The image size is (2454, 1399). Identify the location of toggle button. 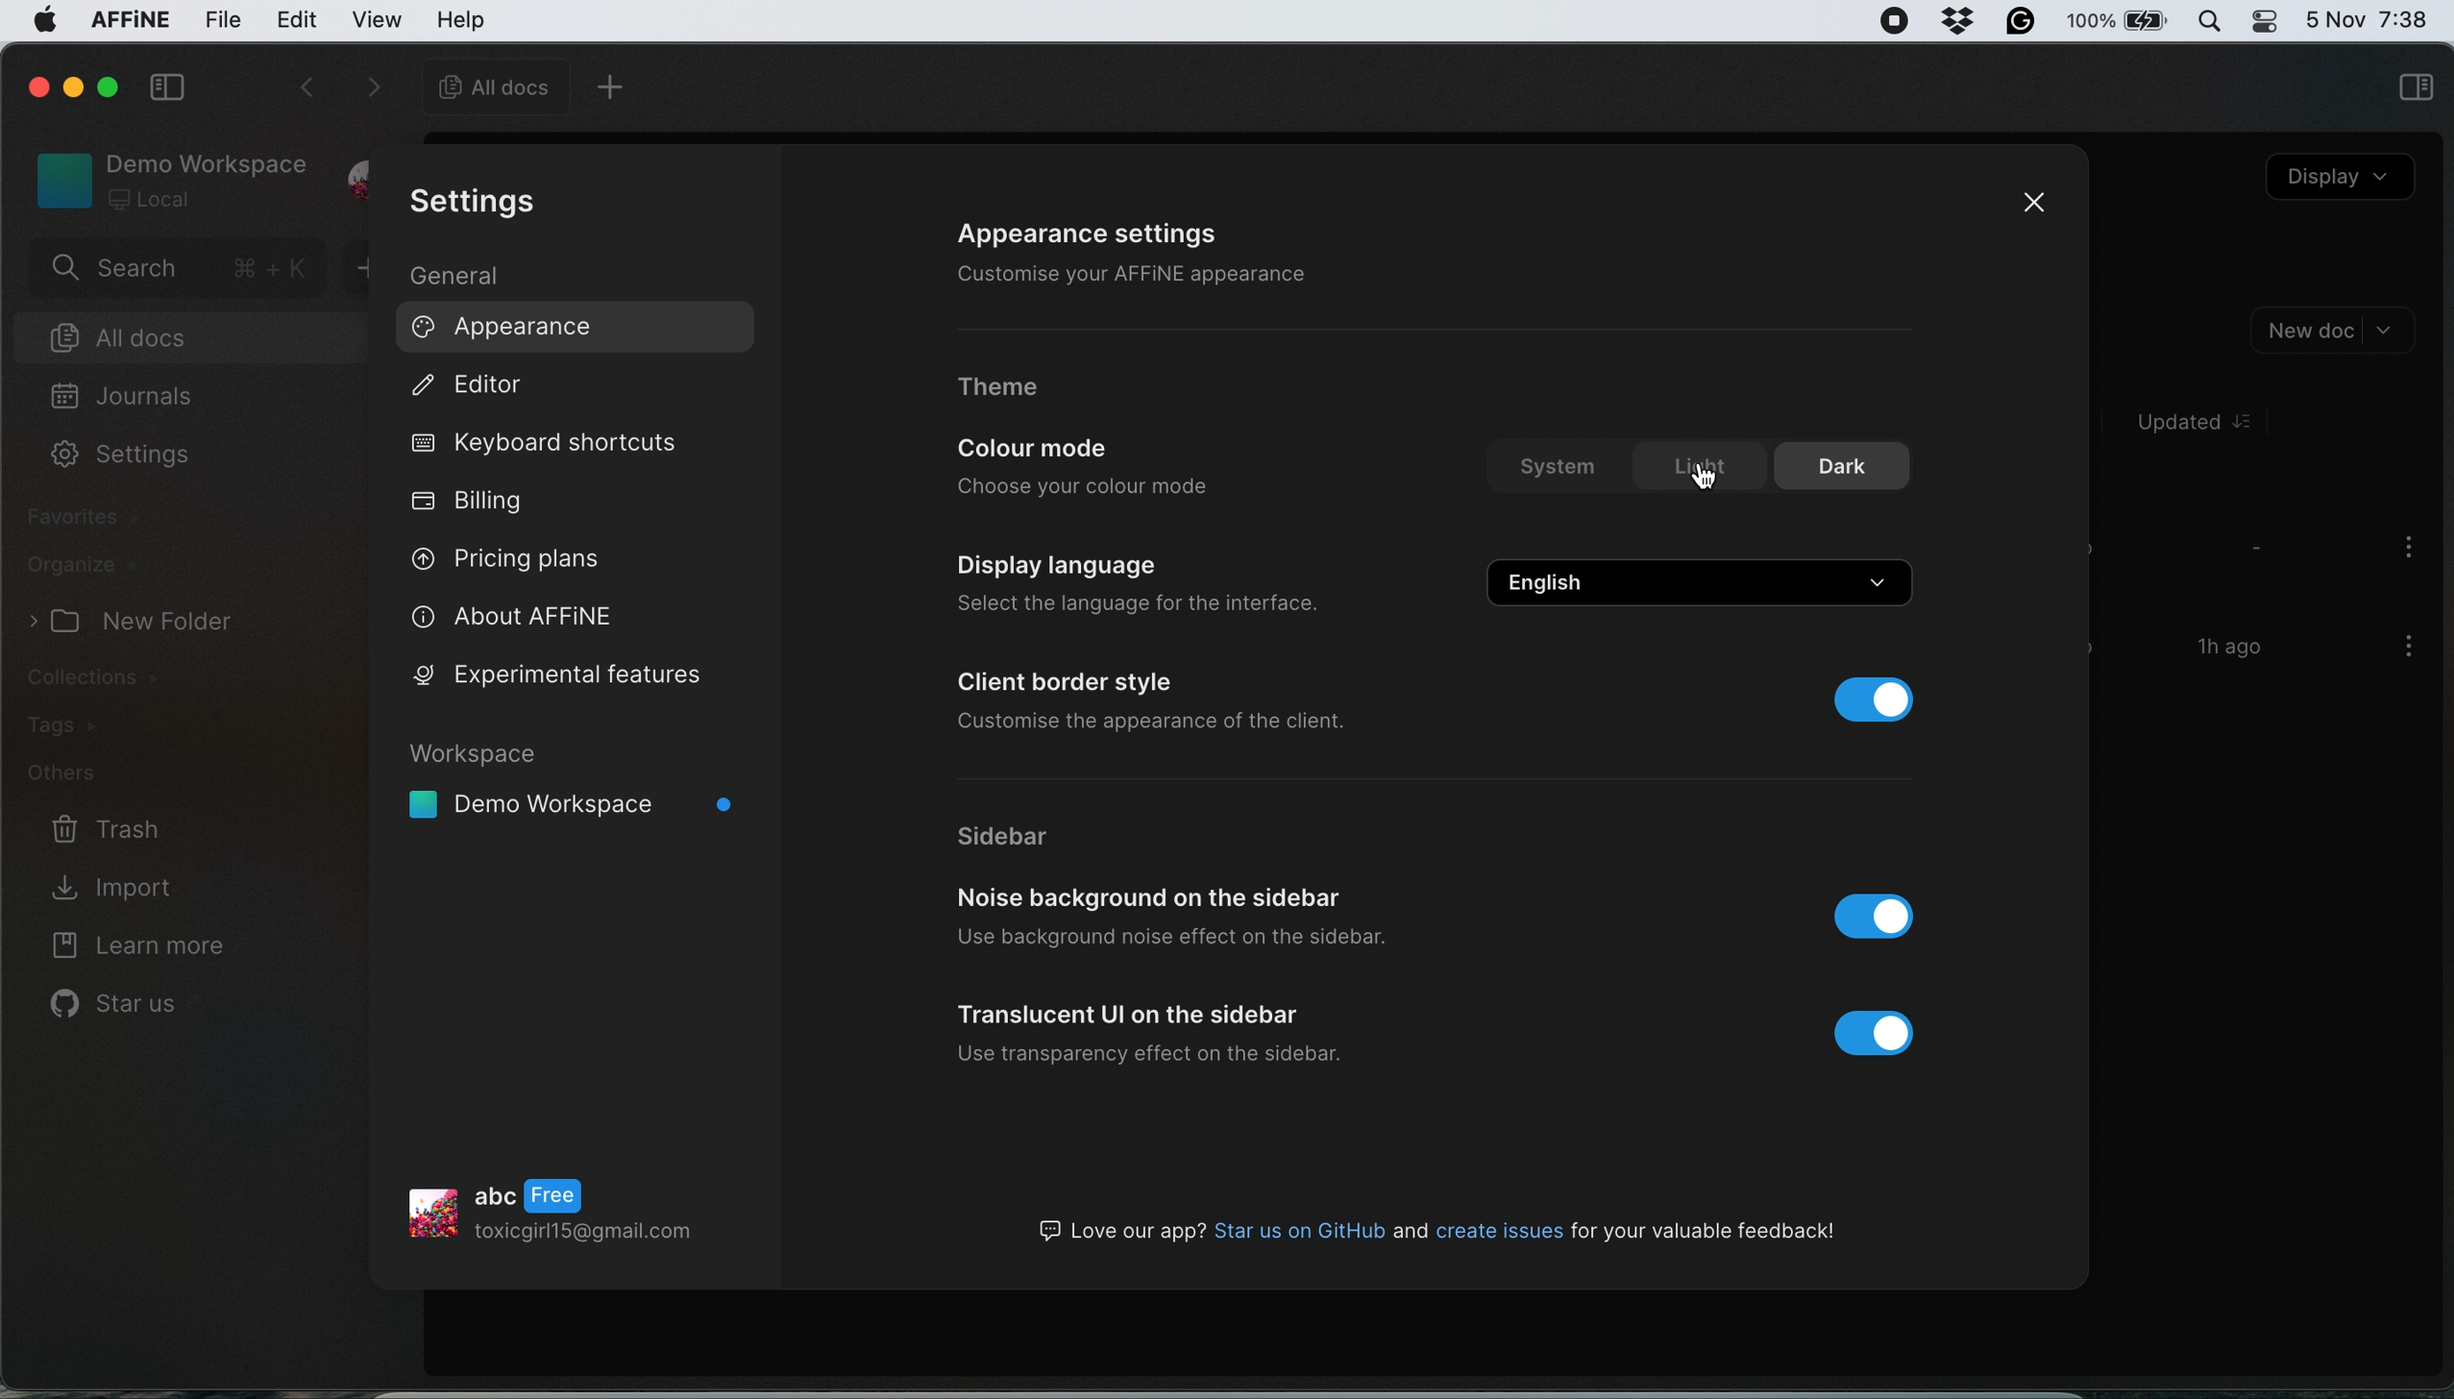
(1875, 699).